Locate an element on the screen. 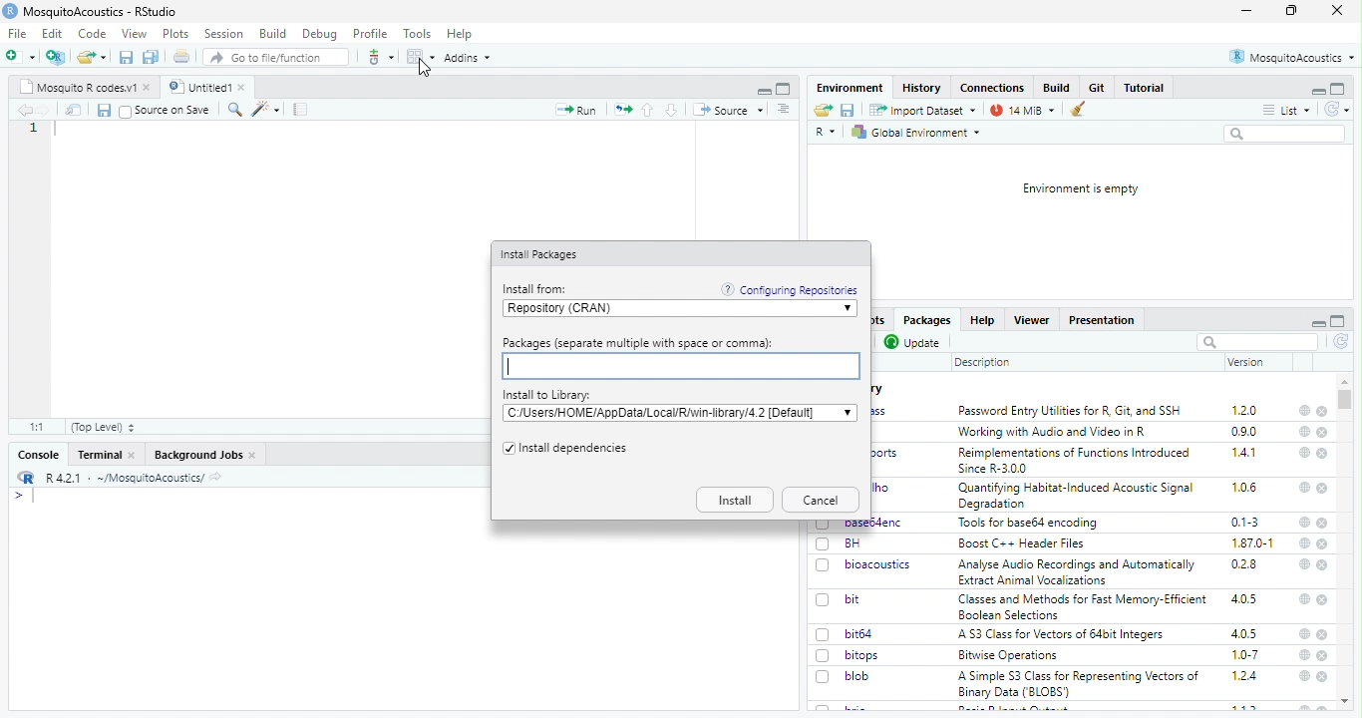 This screenshot has width=1362, height=718. typing indicator is located at coordinates (34, 497).